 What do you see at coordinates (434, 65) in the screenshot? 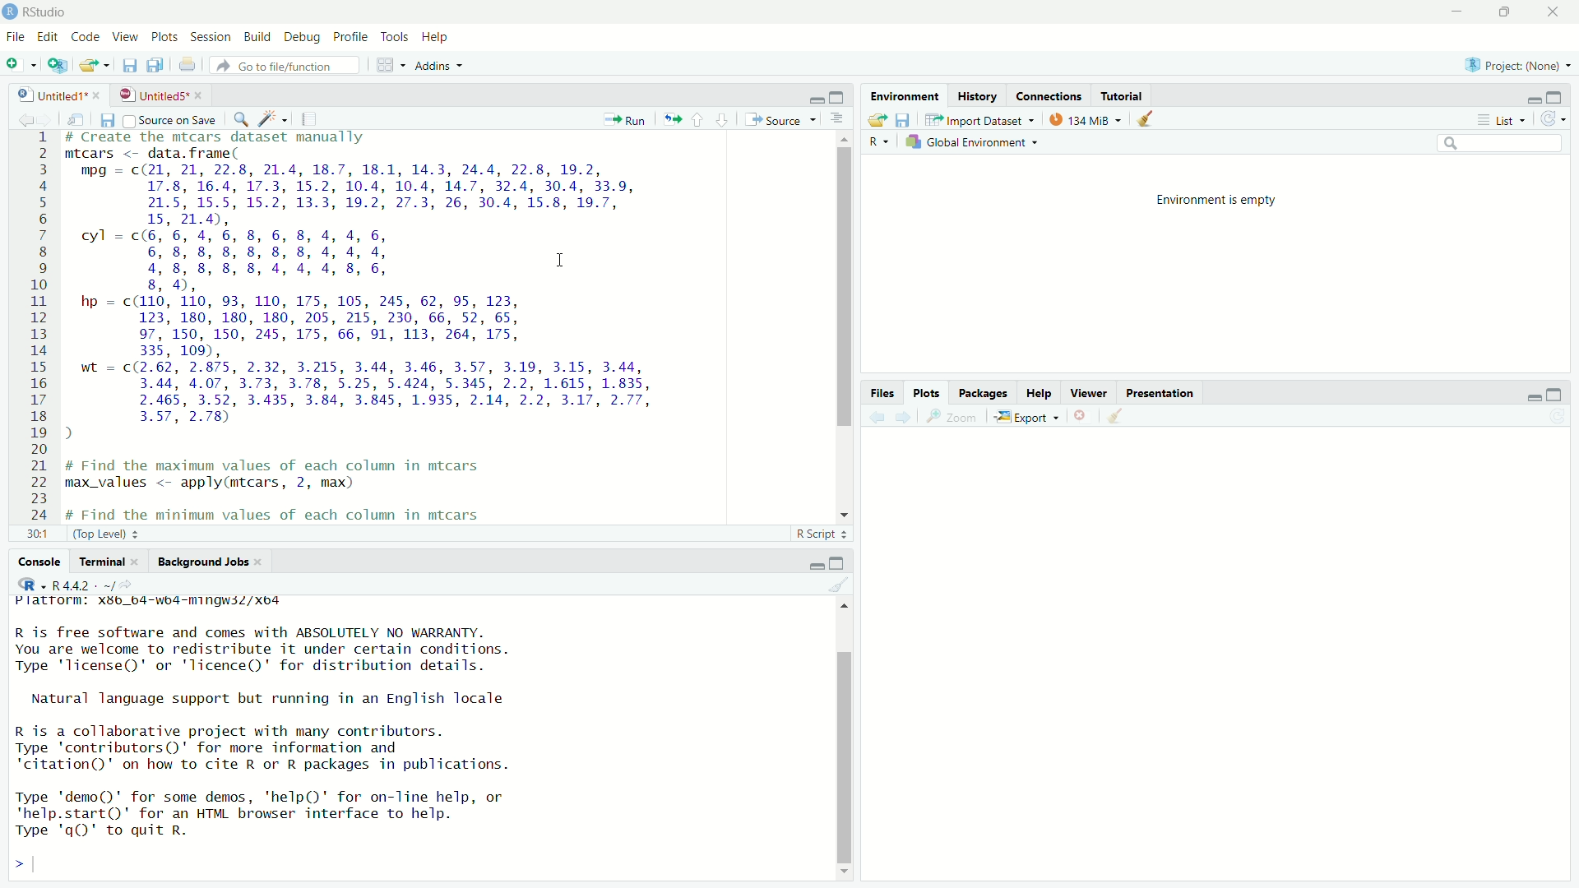
I see `+ Addins +` at bounding box center [434, 65].